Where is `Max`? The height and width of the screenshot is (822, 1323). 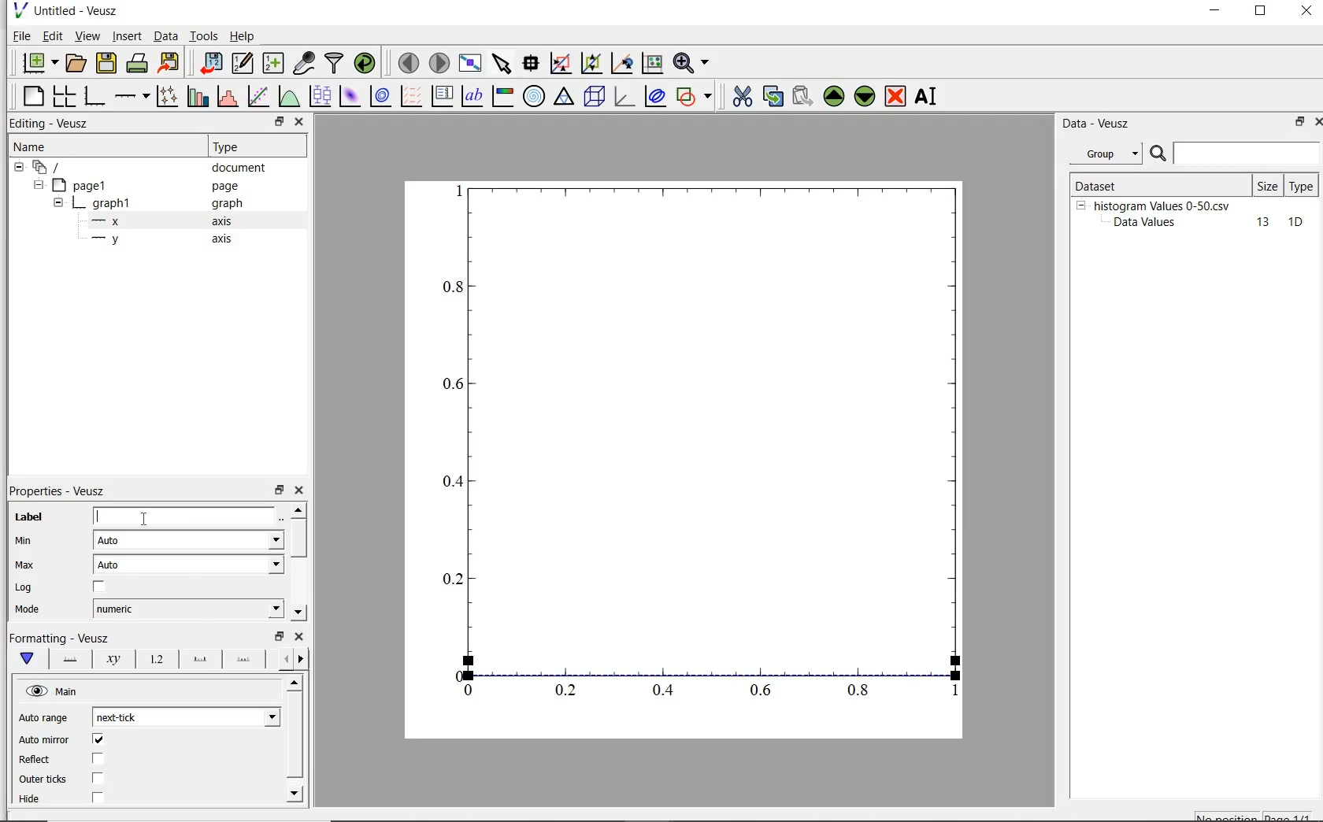
Max is located at coordinates (25, 565).